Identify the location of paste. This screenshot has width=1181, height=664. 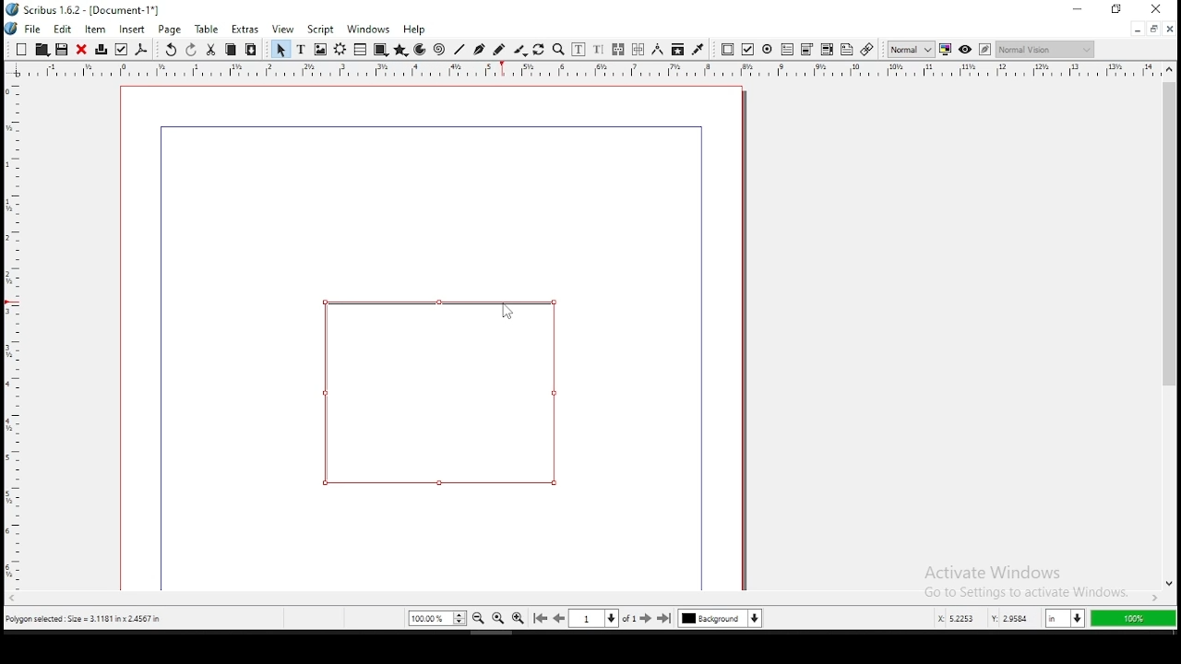
(250, 50).